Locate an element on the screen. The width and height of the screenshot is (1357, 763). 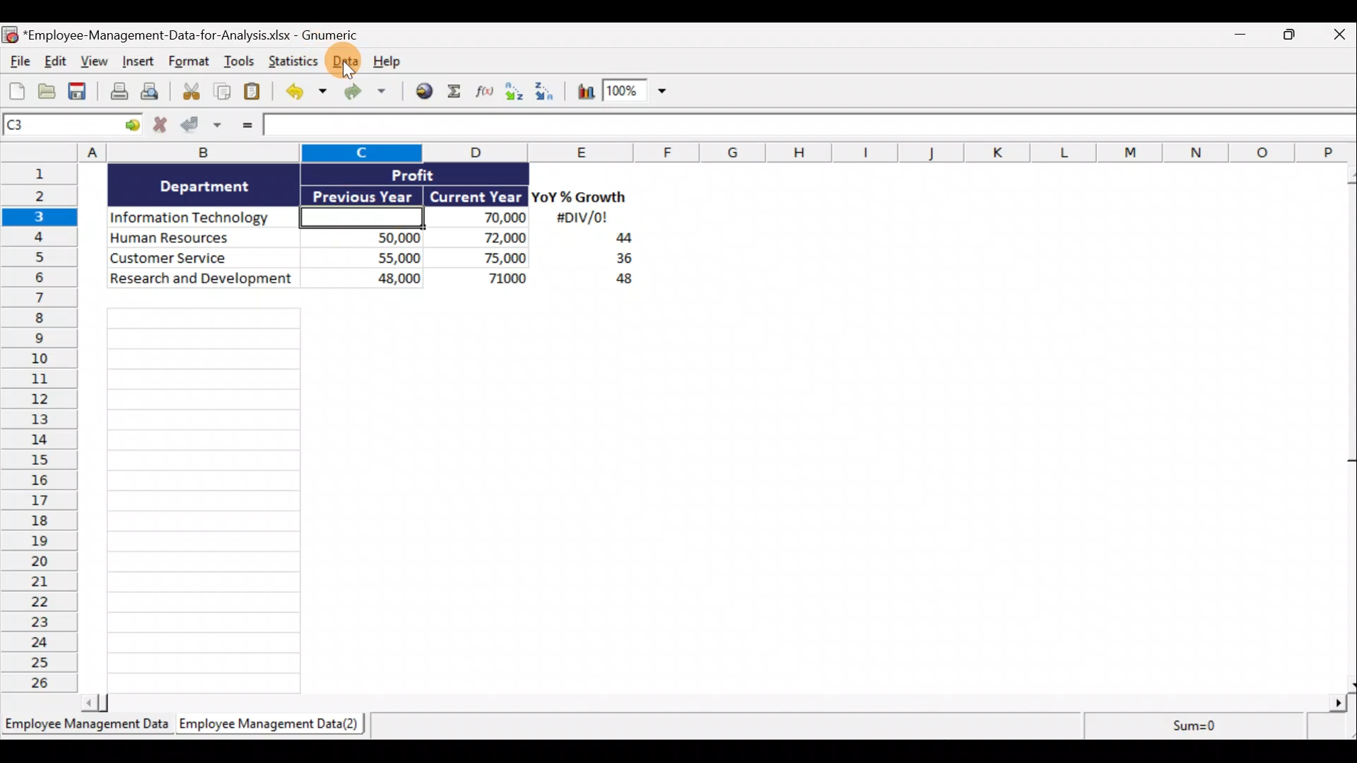
Sum=0 is located at coordinates (1188, 730).